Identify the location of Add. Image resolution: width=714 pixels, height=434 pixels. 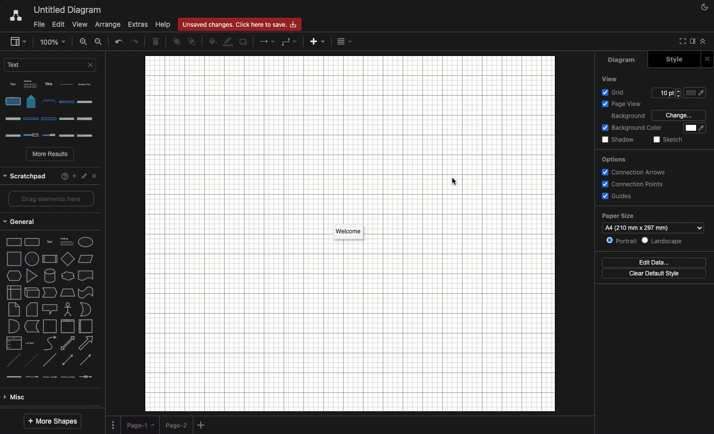
(202, 426).